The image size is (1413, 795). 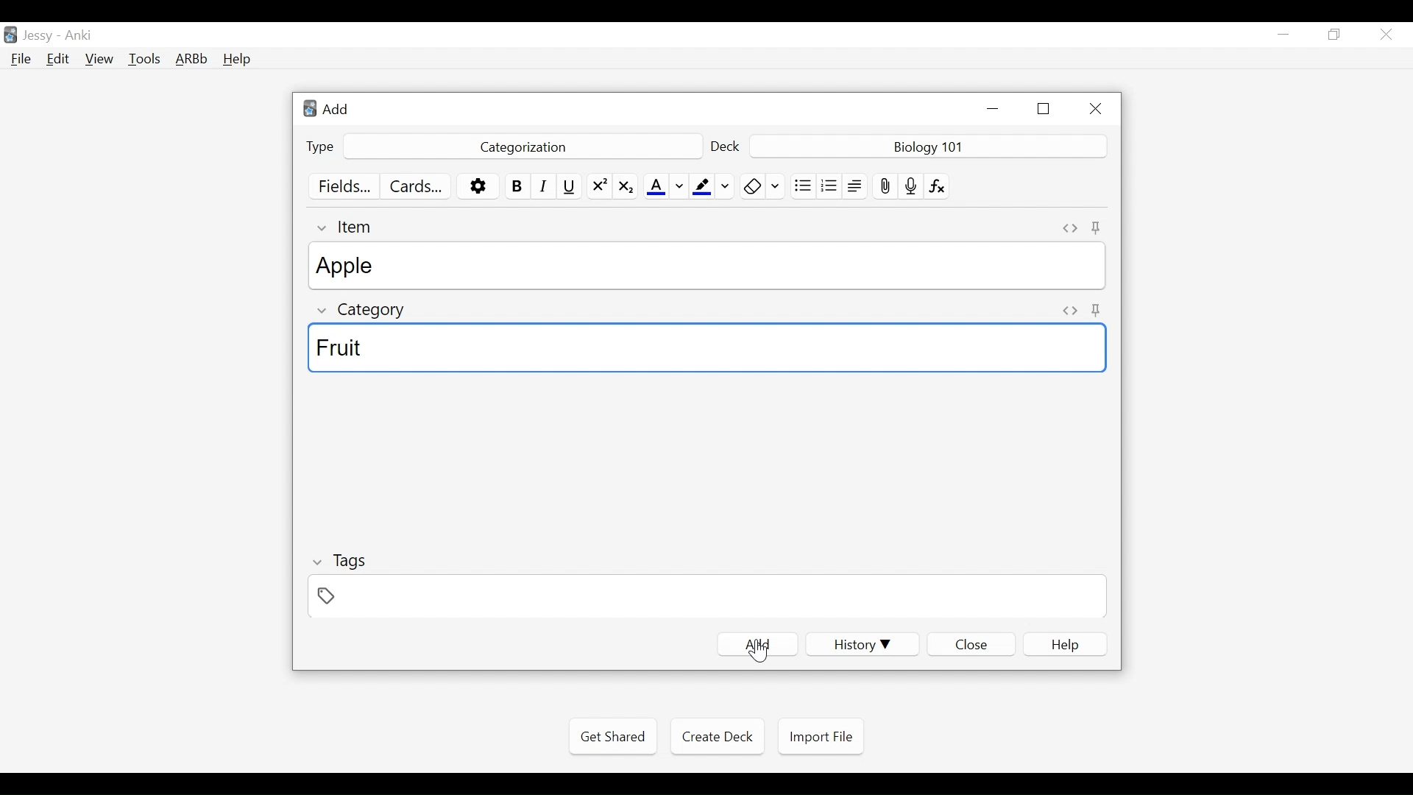 What do you see at coordinates (344, 185) in the screenshot?
I see `Customize Field` at bounding box center [344, 185].